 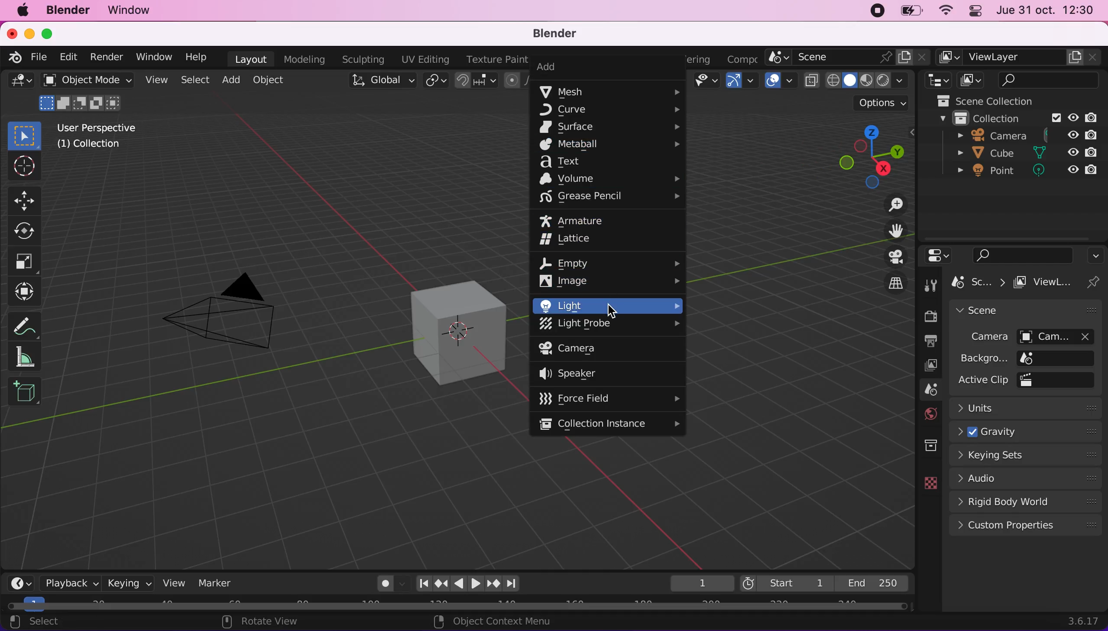 I want to click on cursor on light, so click(x=612, y=309).